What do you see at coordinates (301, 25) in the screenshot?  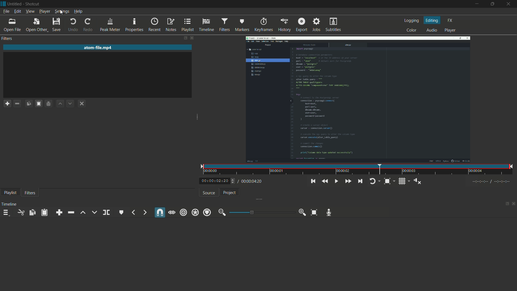 I see `export` at bounding box center [301, 25].